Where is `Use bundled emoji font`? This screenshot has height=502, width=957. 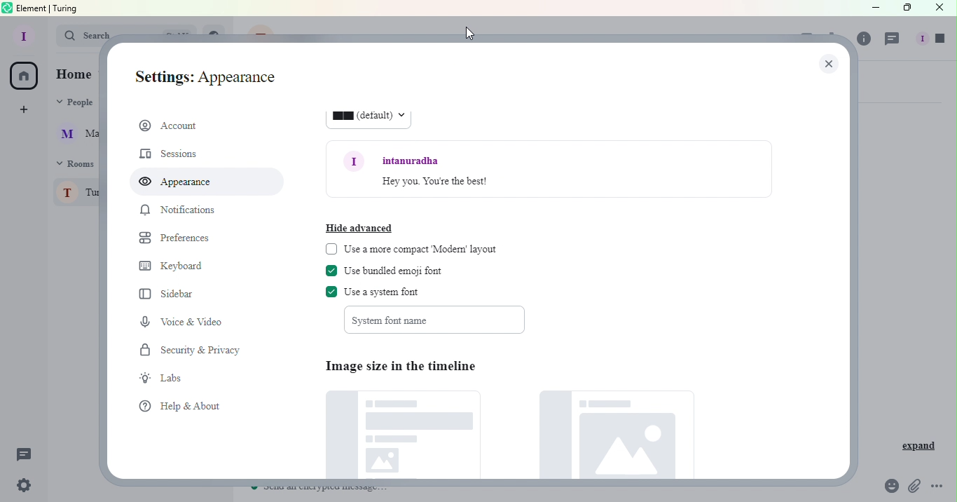 Use bundled emoji font is located at coordinates (404, 271).